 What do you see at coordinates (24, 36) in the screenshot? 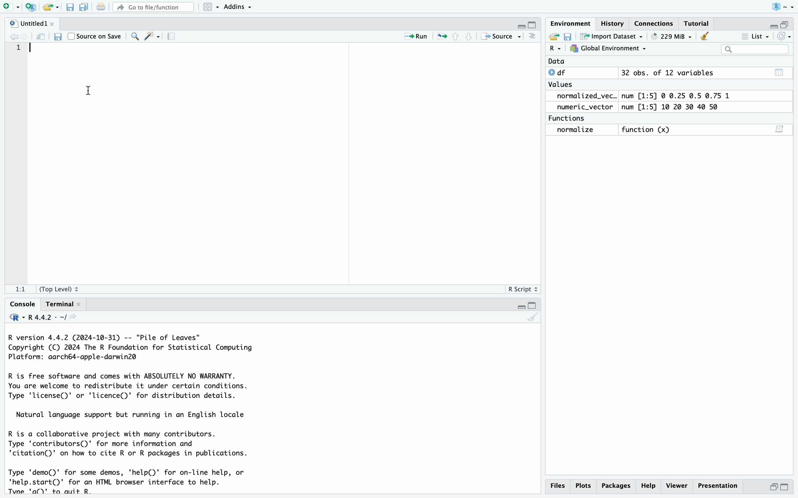
I see `go forward` at bounding box center [24, 36].